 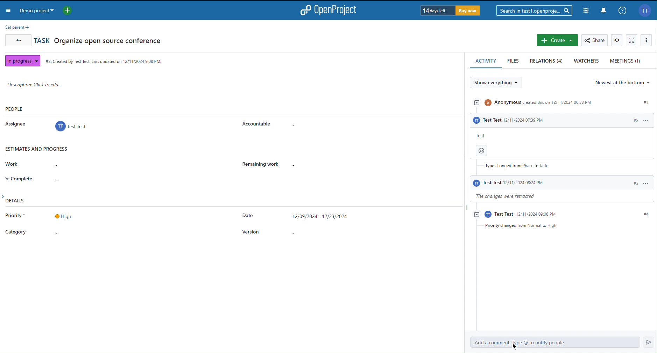 What do you see at coordinates (331, 10) in the screenshot?
I see `OpenProject` at bounding box center [331, 10].